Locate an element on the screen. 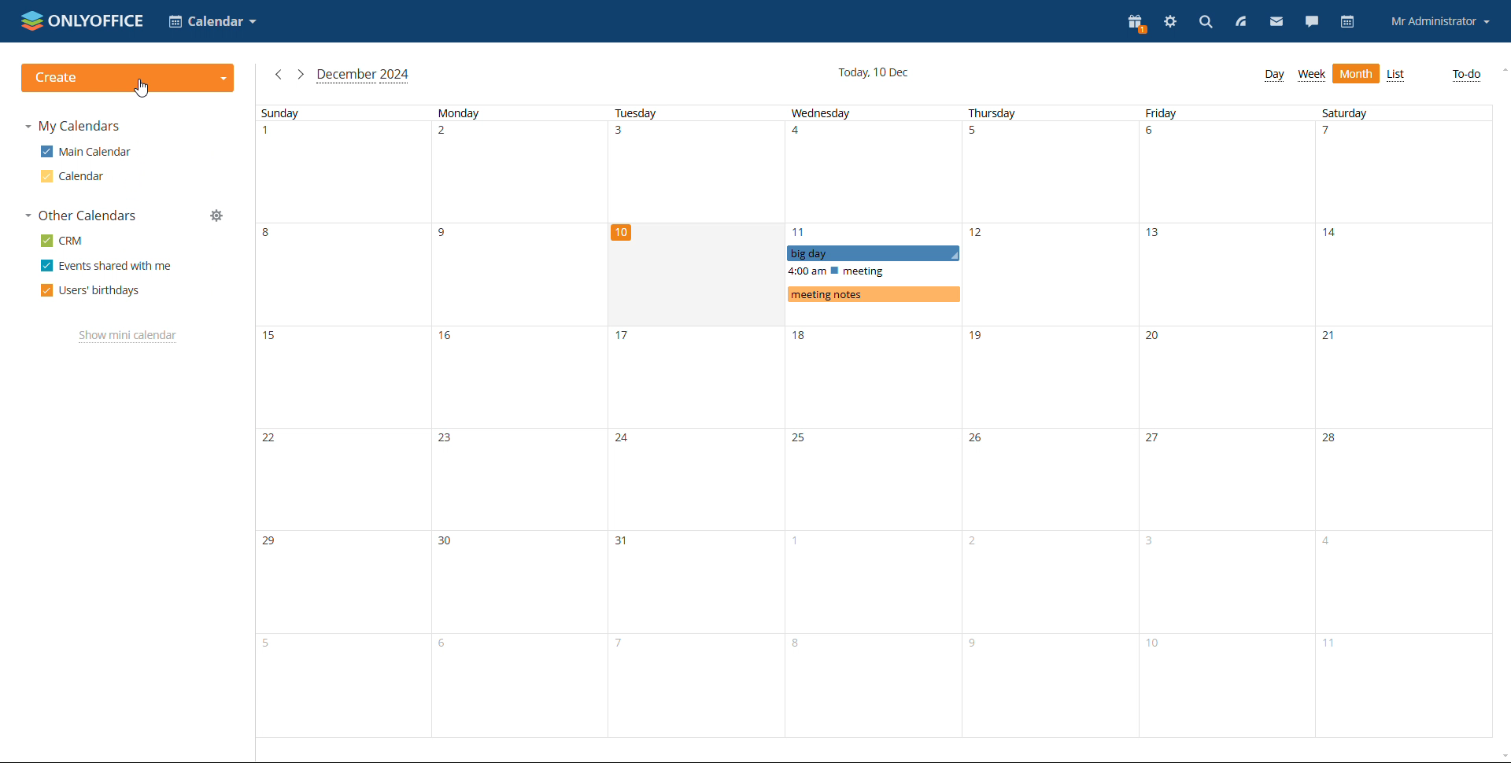  list view is located at coordinates (1397, 75).